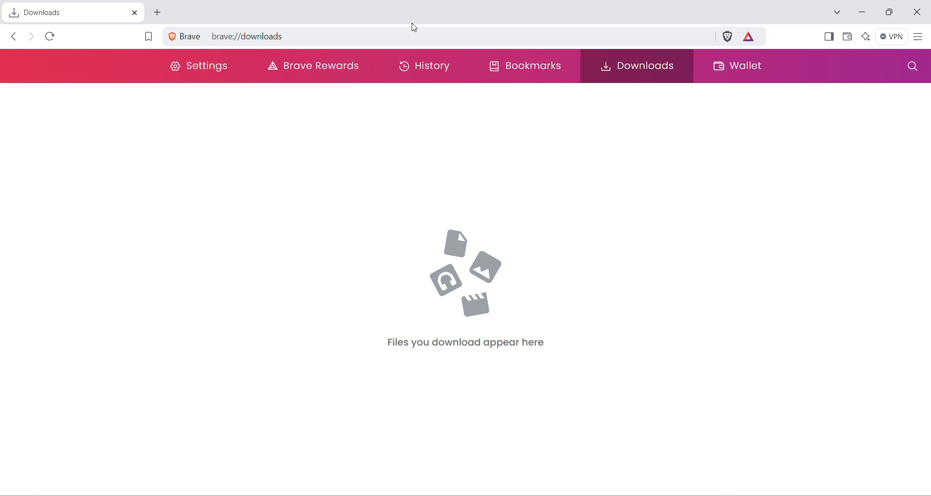 The width and height of the screenshot is (931, 496). Describe the element at coordinates (922, 38) in the screenshot. I see `customize and control brave` at that location.